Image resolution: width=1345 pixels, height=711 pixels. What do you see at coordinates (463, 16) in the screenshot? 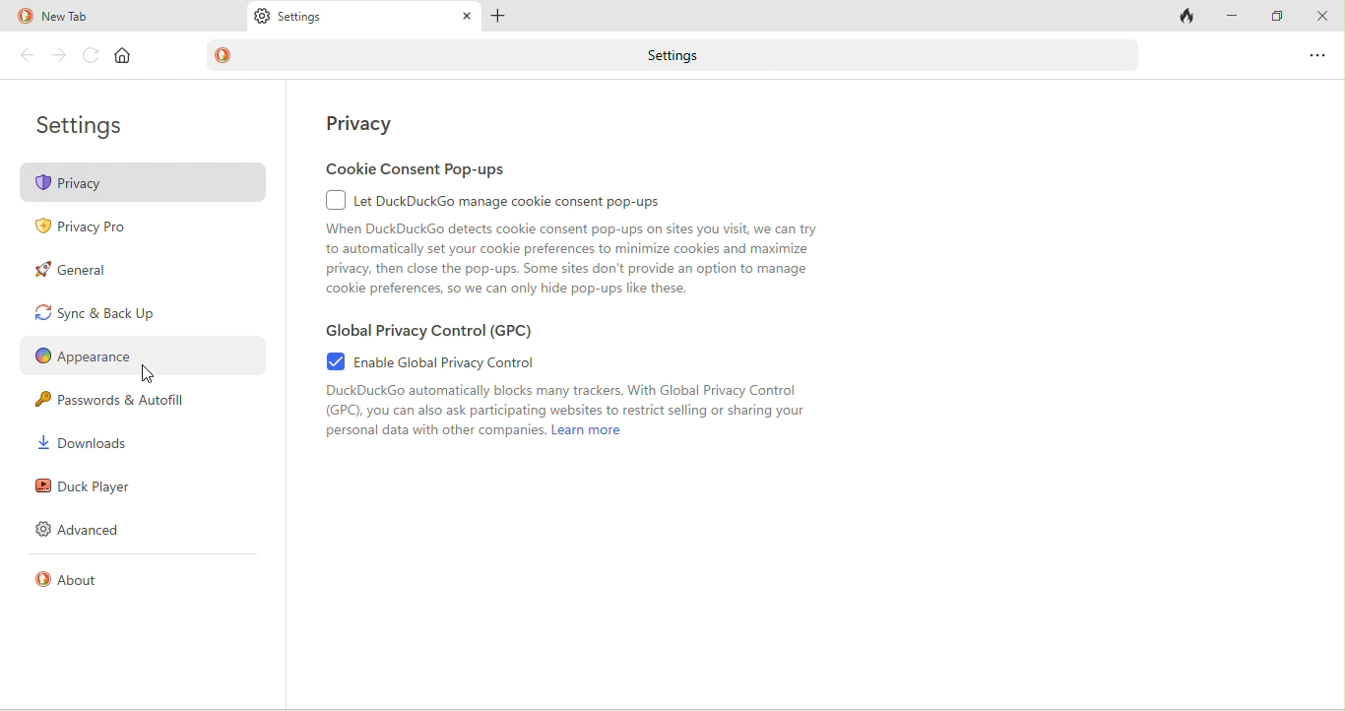
I see `close` at bounding box center [463, 16].